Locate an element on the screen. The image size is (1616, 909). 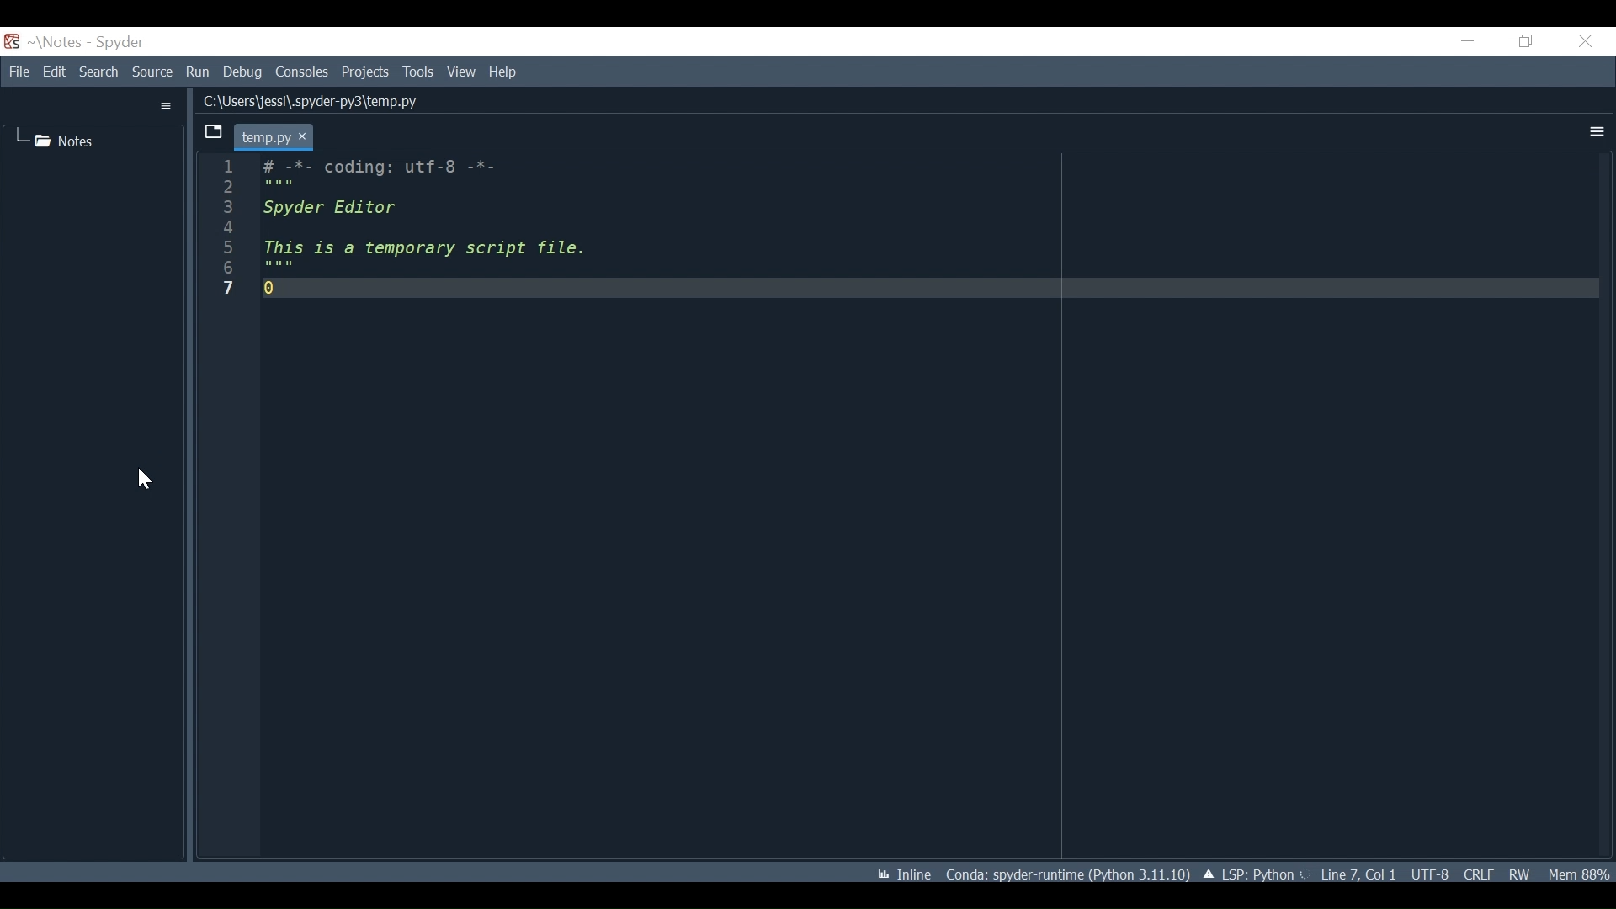
cursor is located at coordinates (143, 479).